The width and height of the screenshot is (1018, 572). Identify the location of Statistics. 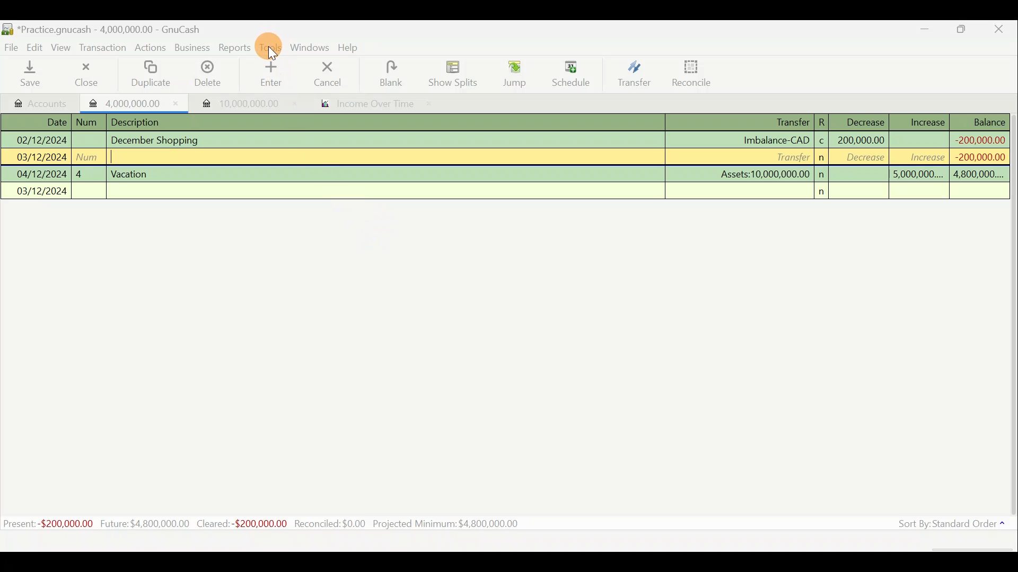
(279, 524).